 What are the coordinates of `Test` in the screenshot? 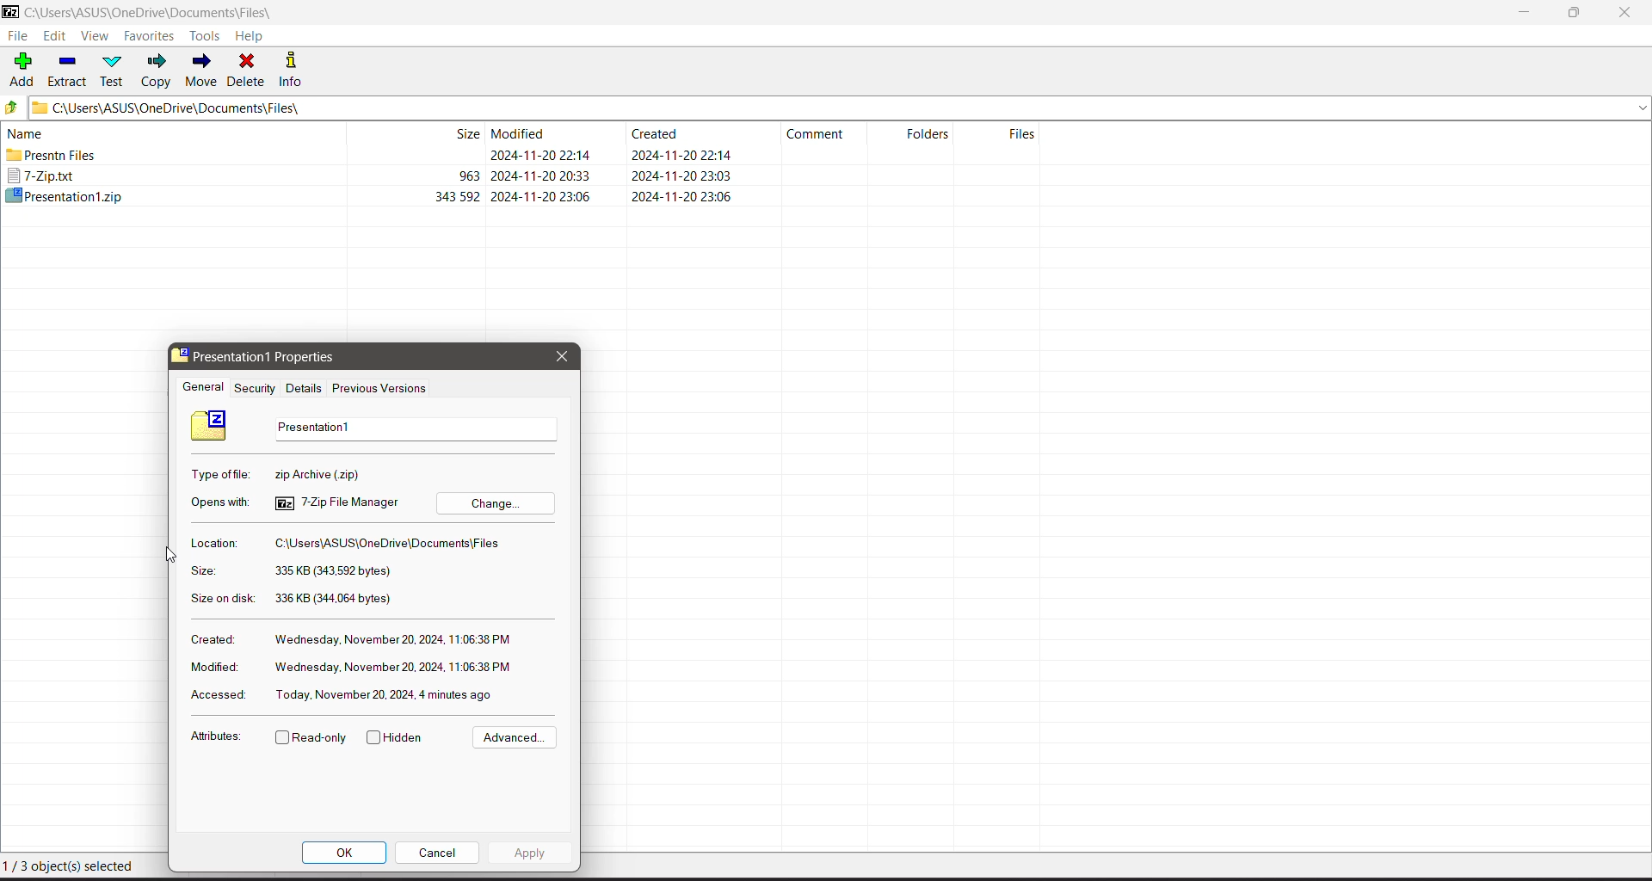 It's located at (114, 70).